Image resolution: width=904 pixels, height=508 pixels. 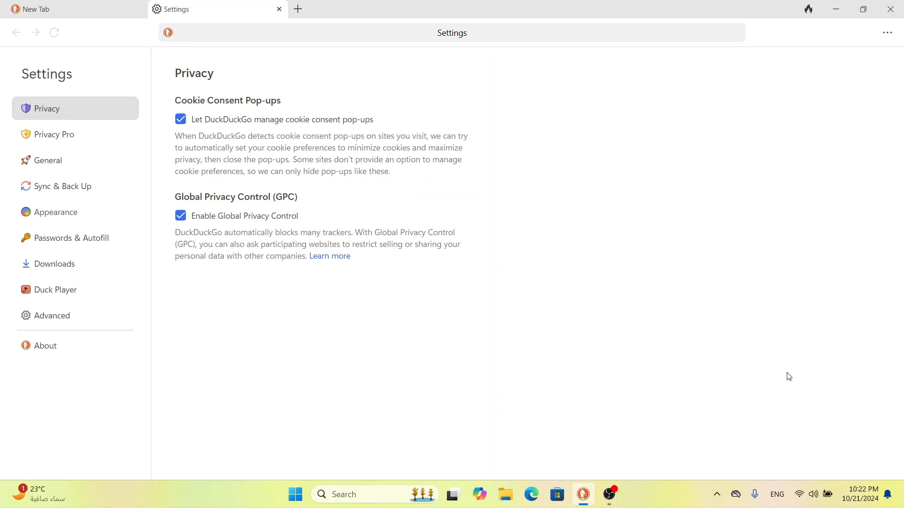 What do you see at coordinates (791, 377) in the screenshot?
I see `cursor` at bounding box center [791, 377].